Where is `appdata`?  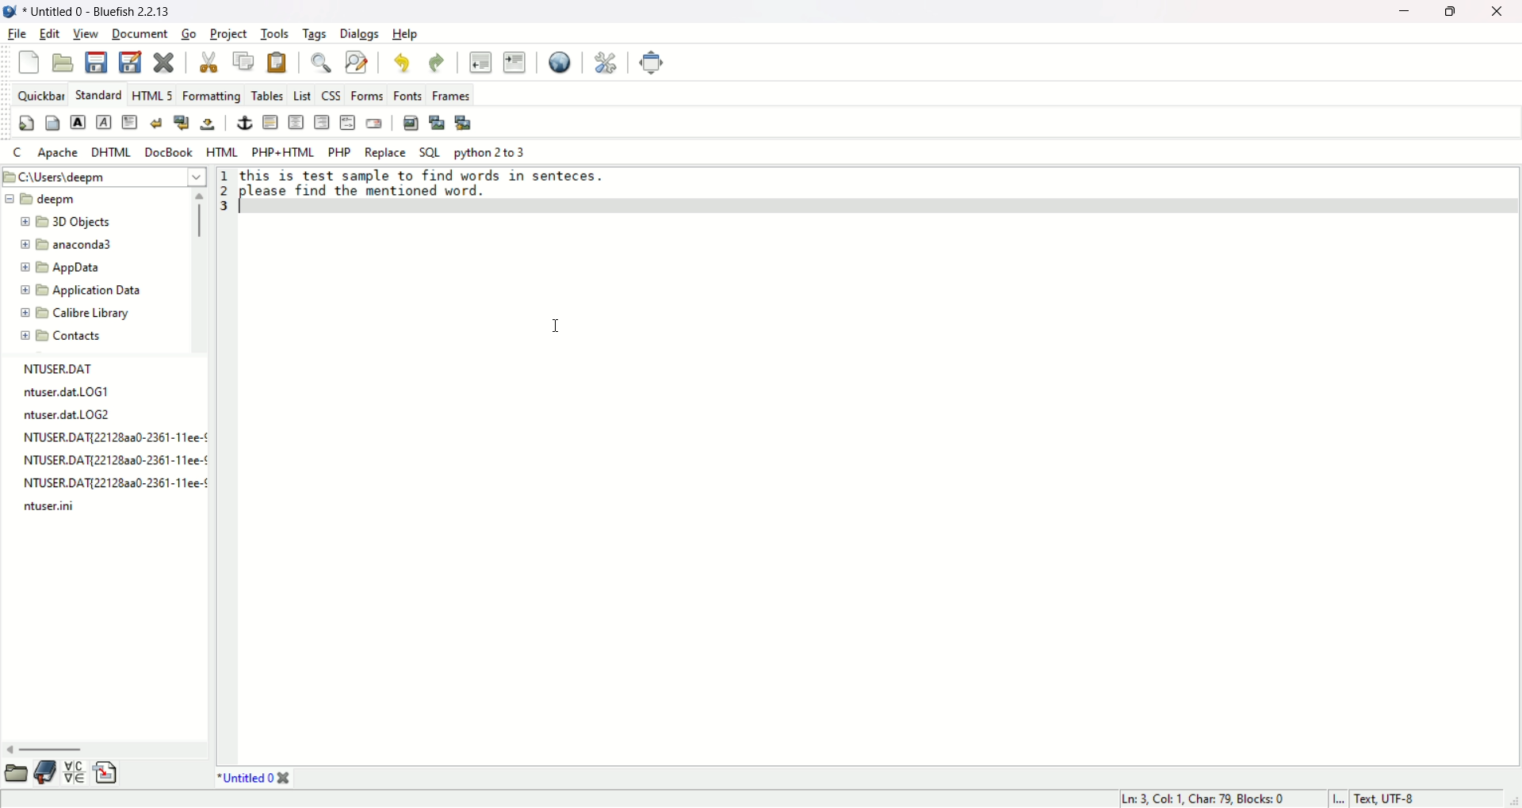
appdata is located at coordinates (59, 267).